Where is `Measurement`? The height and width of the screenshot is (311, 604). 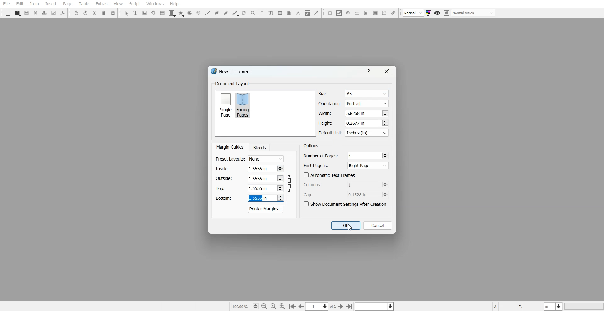 Measurement is located at coordinates (298, 13).